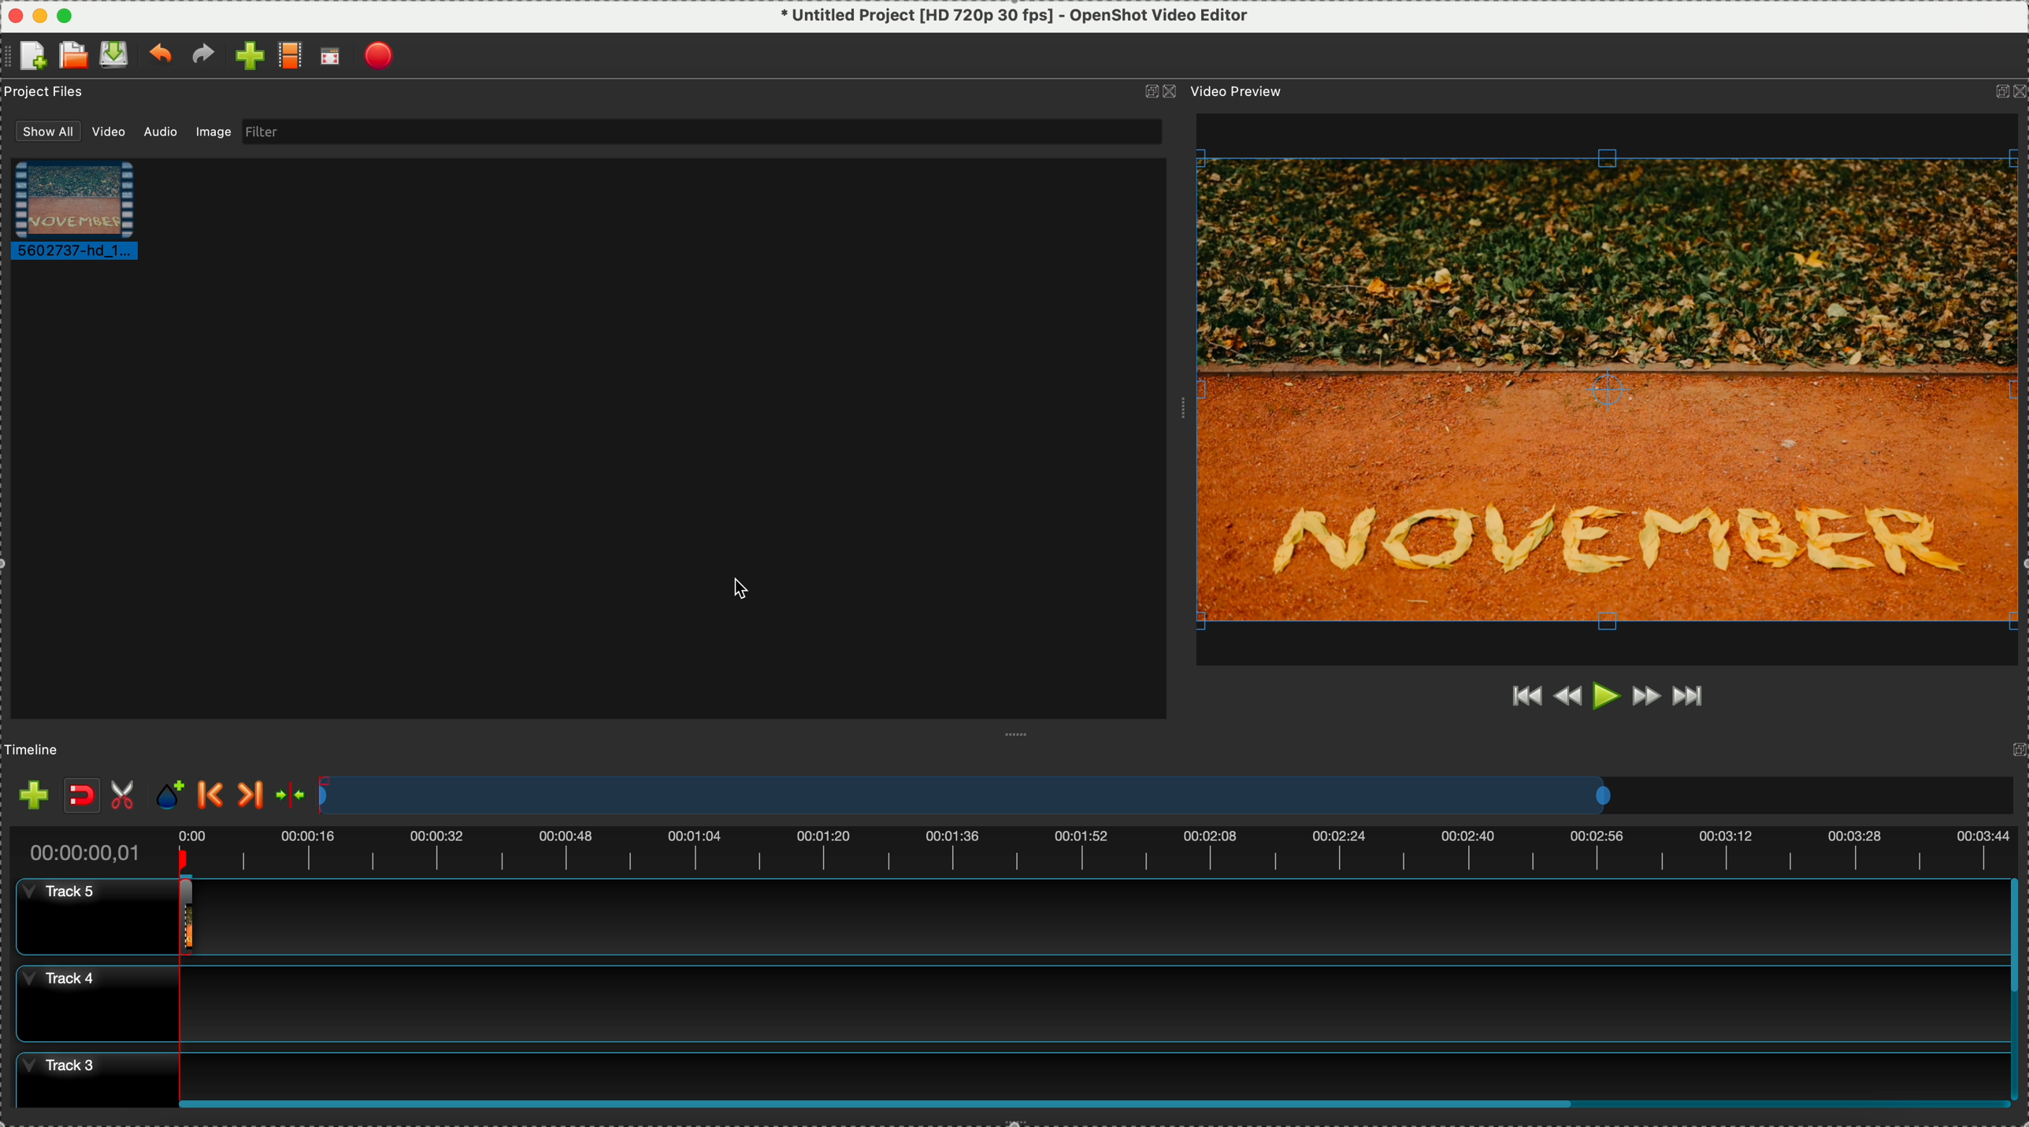  I want to click on video preview, so click(1611, 389).